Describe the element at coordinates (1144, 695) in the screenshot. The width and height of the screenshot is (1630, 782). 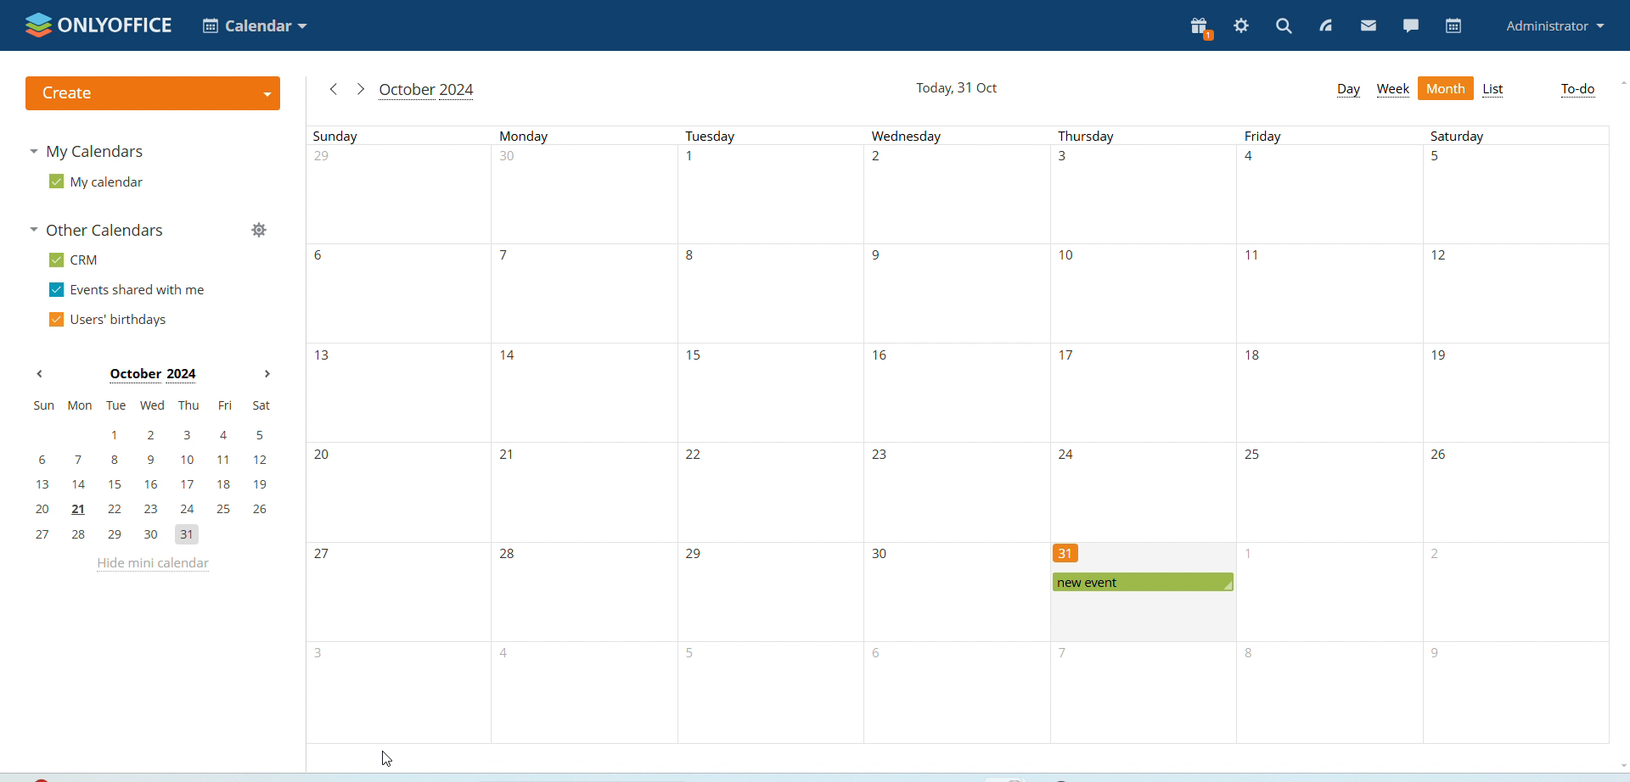
I see `Thursday 7th november` at that location.